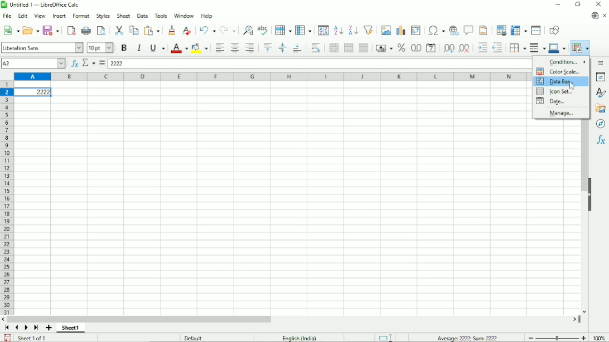  What do you see at coordinates (555, 91) in the screenshot?
I see `Icon set` at bounding box center [555, 91].